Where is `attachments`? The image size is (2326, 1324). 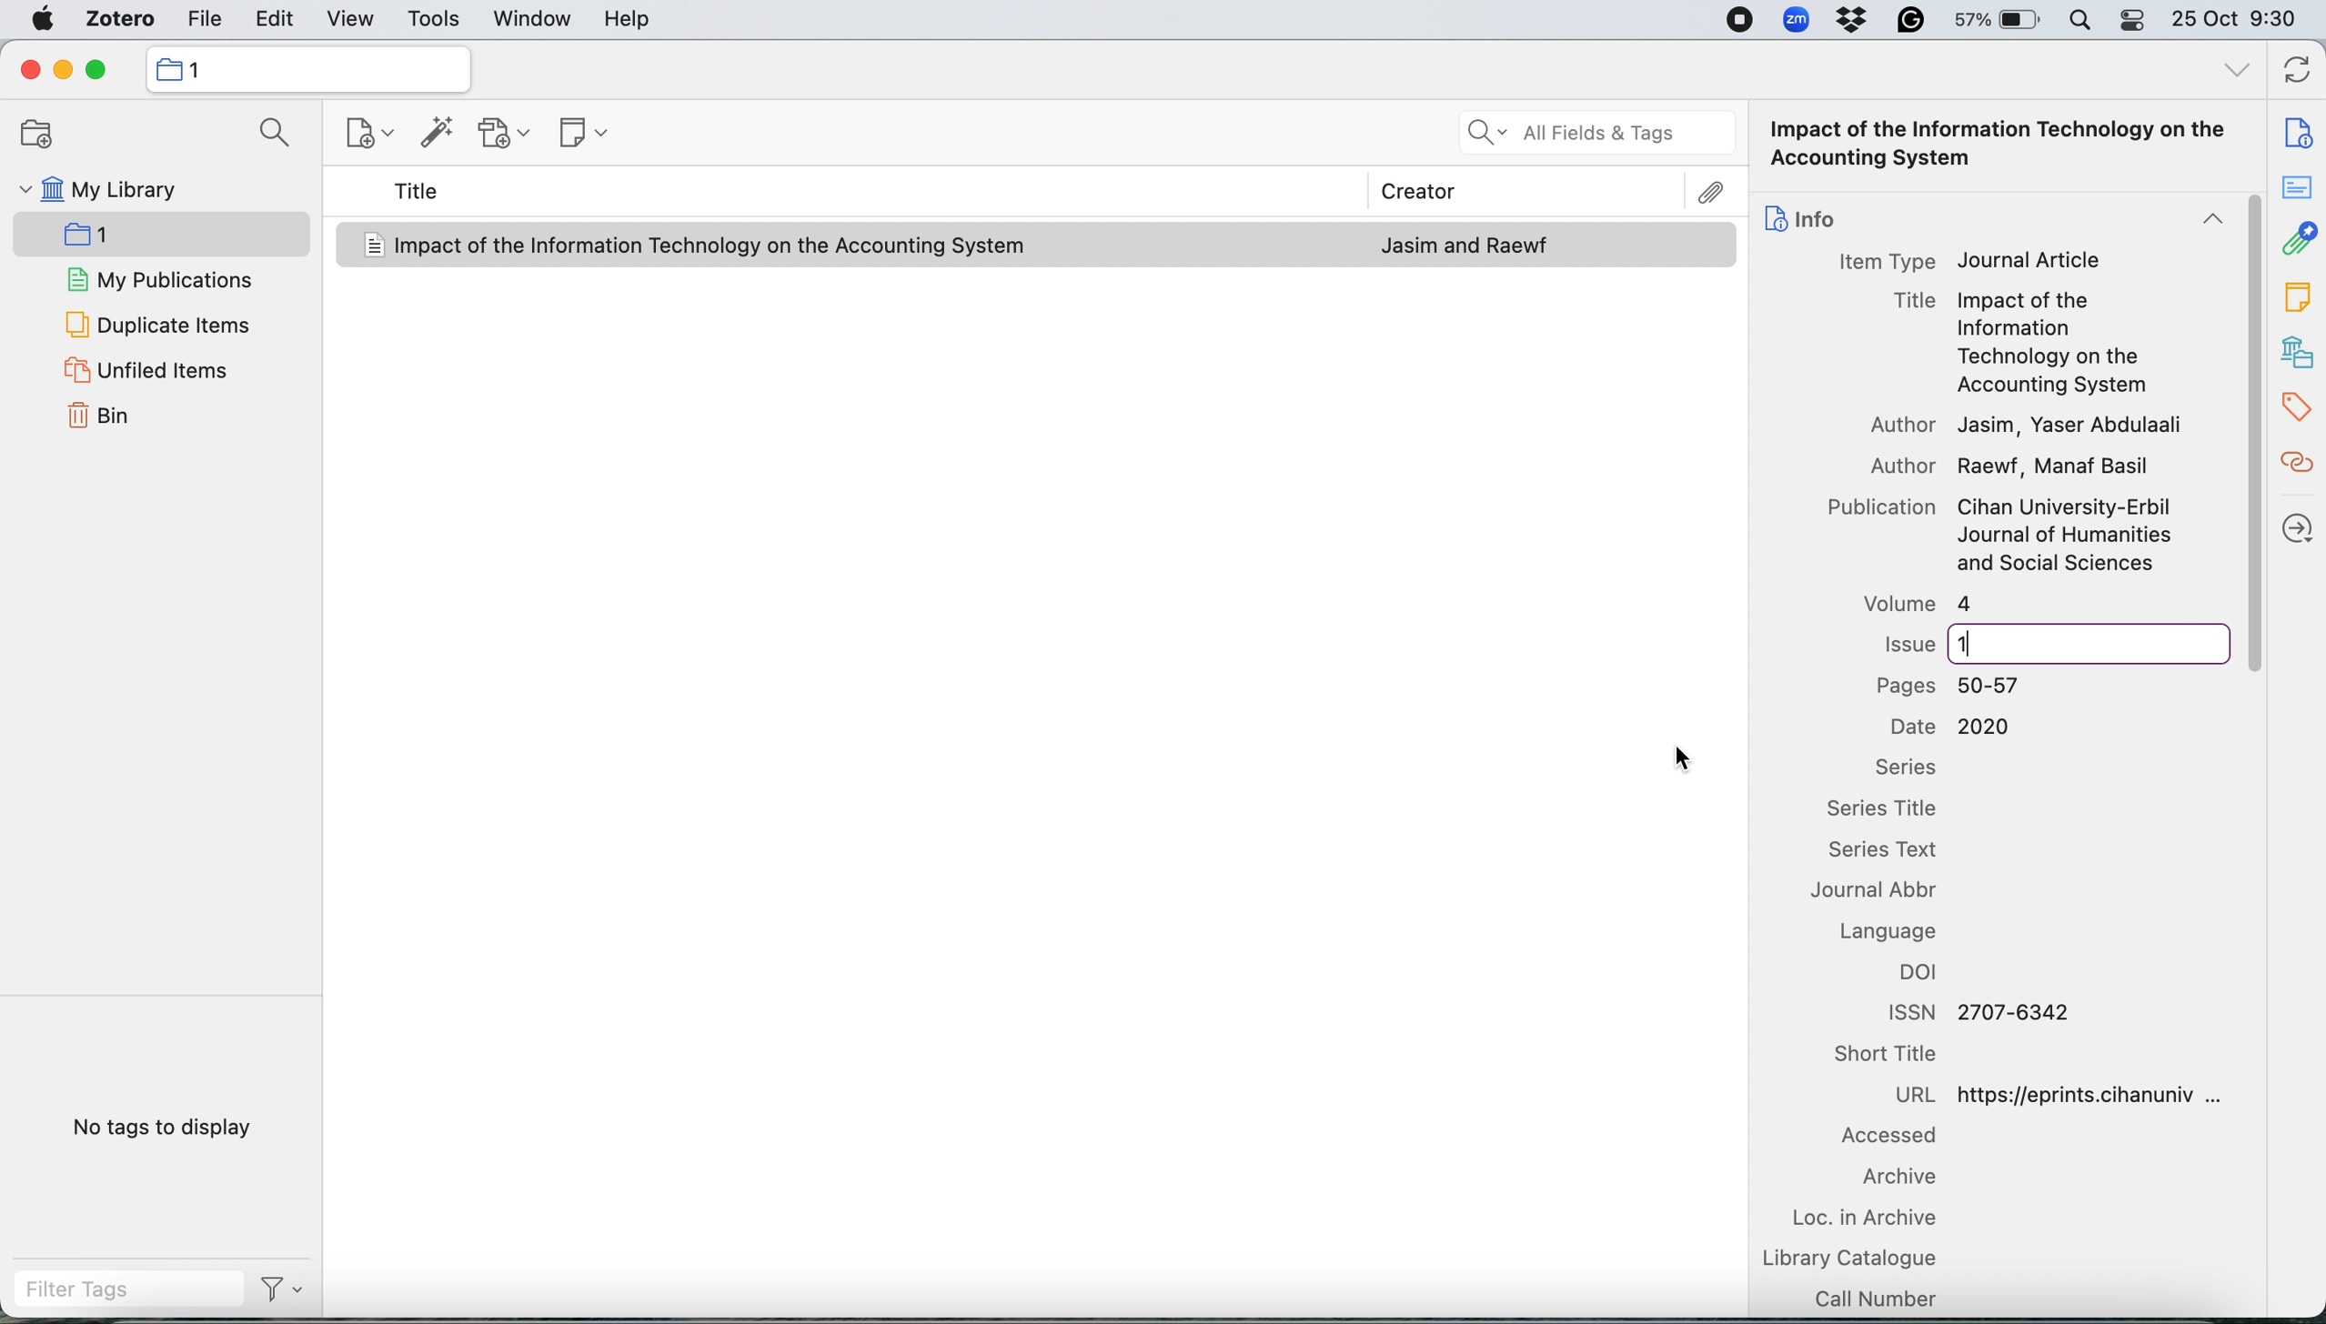 attachments is located at coordinates (2297, 243).